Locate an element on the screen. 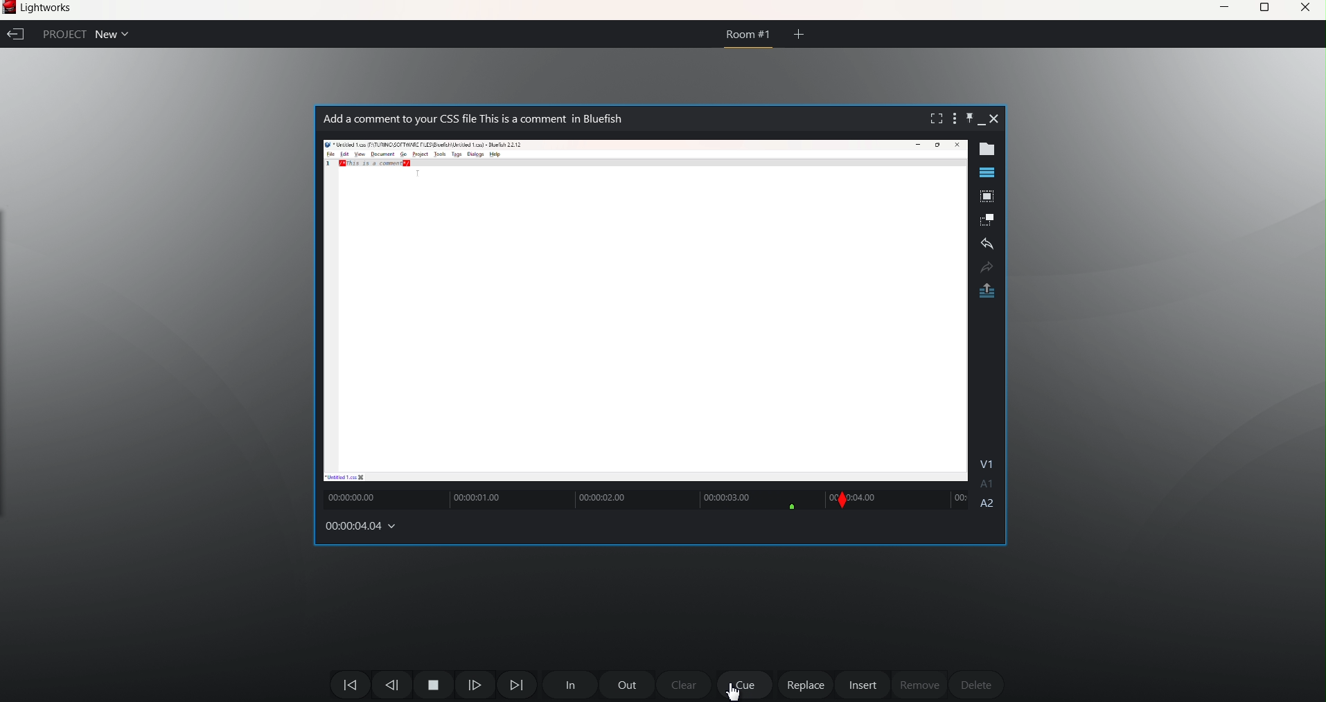  remove is located at coordinates (919, 685).